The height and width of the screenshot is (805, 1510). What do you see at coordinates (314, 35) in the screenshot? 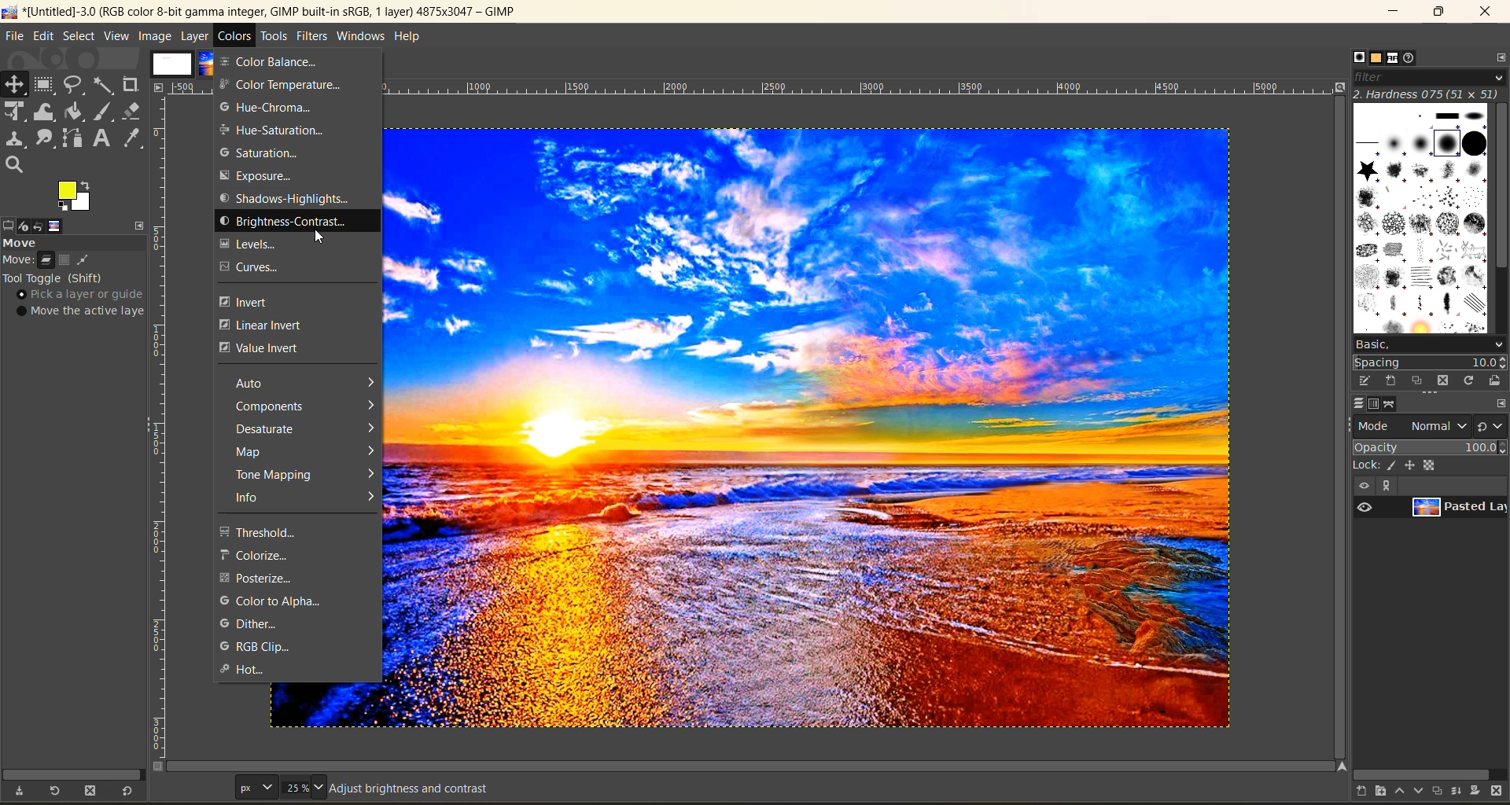
I see `filters` at bounding box center [314, 35].